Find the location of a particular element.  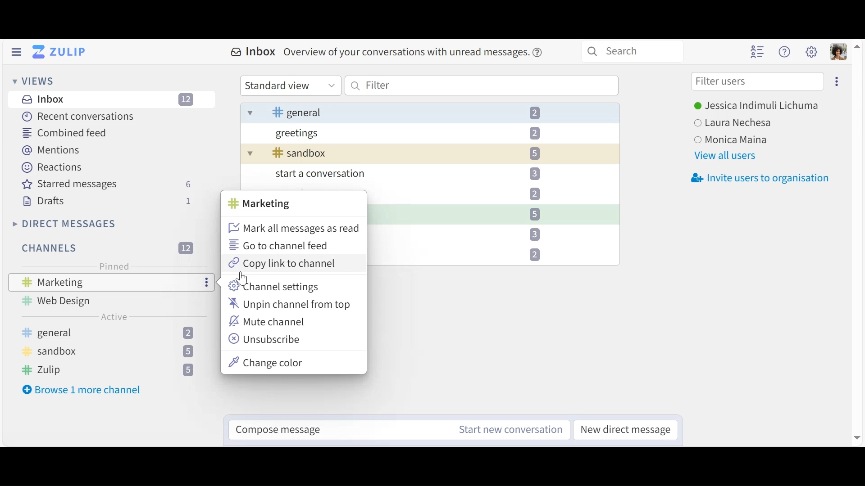

Help menu is located at coordinates (786, 52).